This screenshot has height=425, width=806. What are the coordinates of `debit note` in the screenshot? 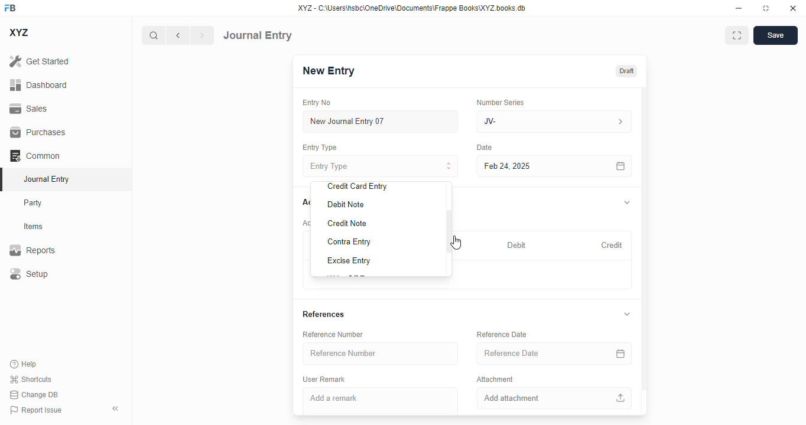 It's located at (346, 205).